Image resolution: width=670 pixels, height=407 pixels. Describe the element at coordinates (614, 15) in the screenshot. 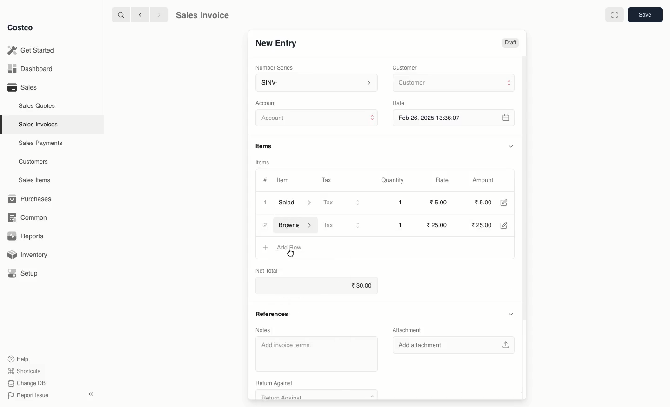

I see `Full width toggle` at that location.